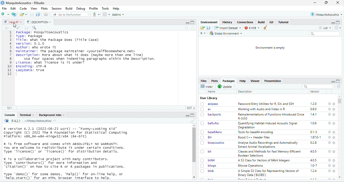  Describe the element at coordinates (38, 14) in the screenshot. I see `save all open documents` at that location.